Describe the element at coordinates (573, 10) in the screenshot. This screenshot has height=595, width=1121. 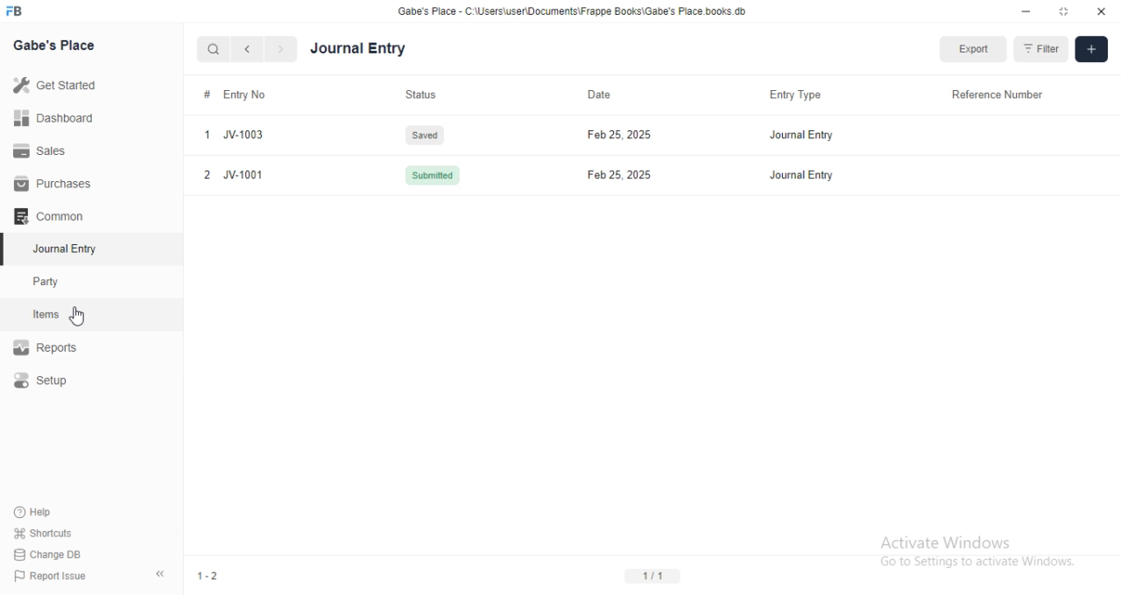
I see `‘Gabe's Place - C \Users\usenDocuments\Frappe Books\Gabe's Place books db` at that location.